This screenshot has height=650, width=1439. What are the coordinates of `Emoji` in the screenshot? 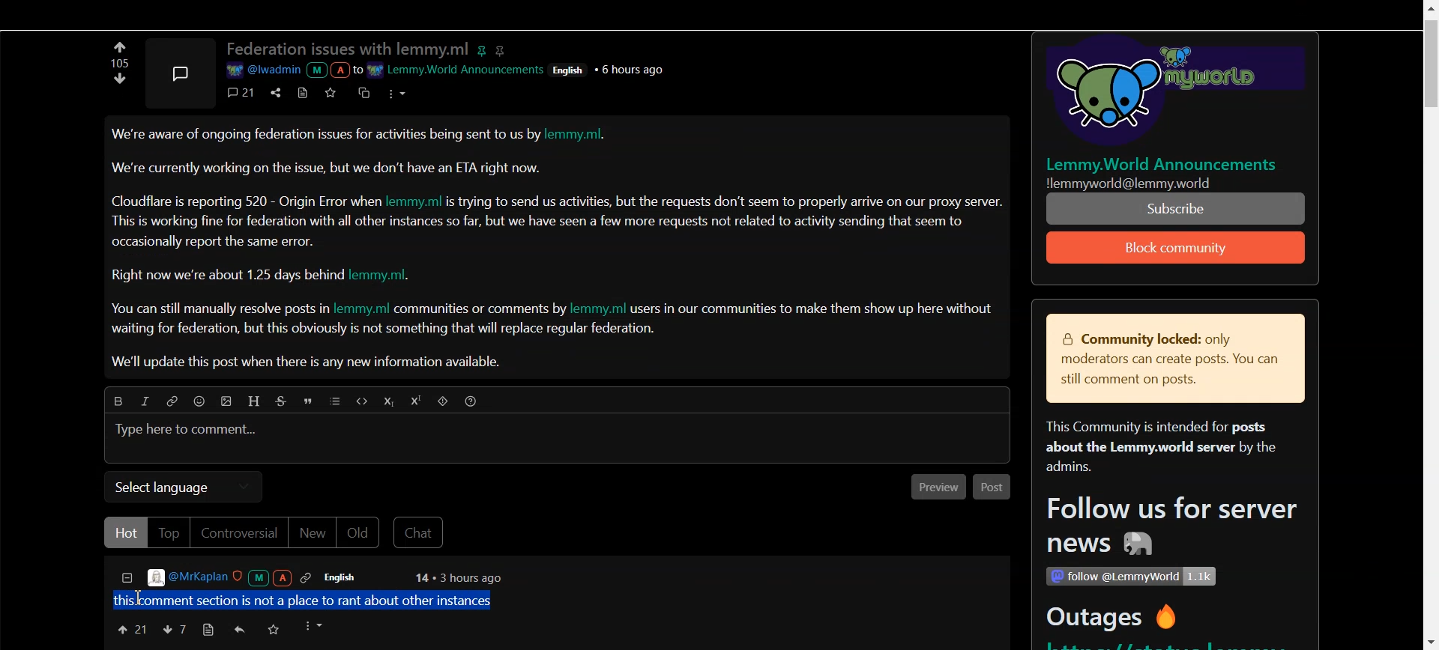 It's located at (203, 403).